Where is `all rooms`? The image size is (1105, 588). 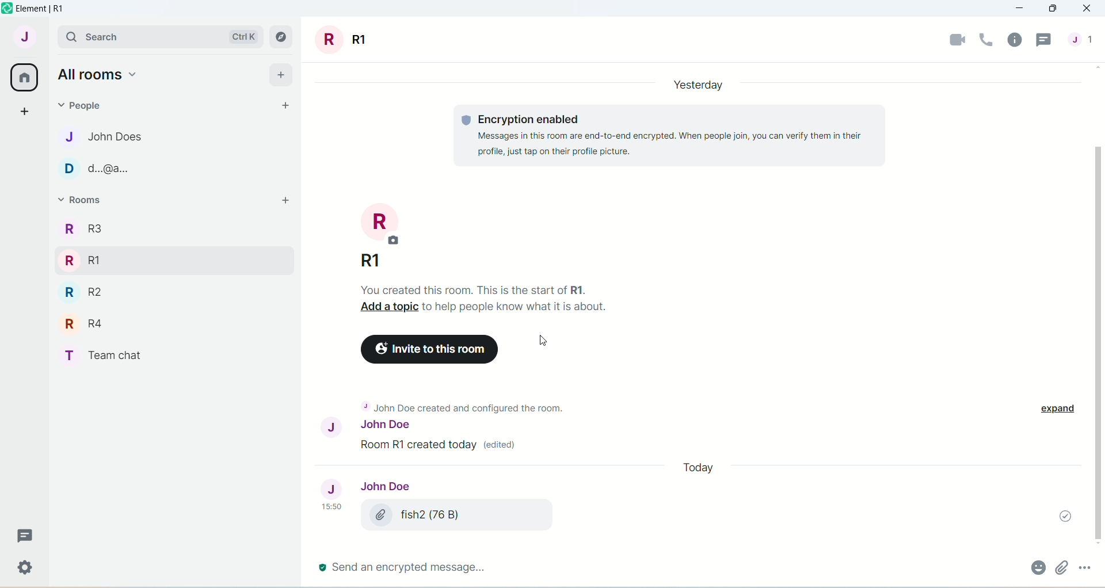 all rooms is located at coordinates (25, 78).